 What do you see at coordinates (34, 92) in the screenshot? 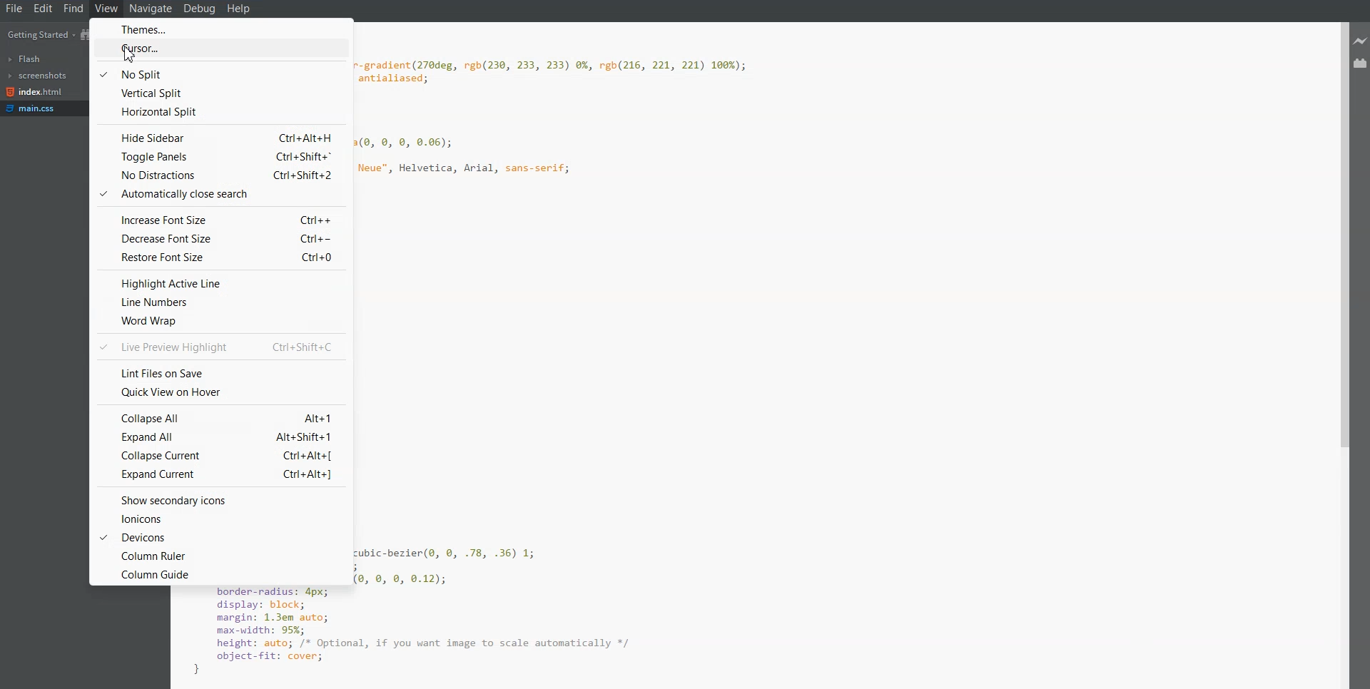
I see `index.html` at bounding box center [34, 92].